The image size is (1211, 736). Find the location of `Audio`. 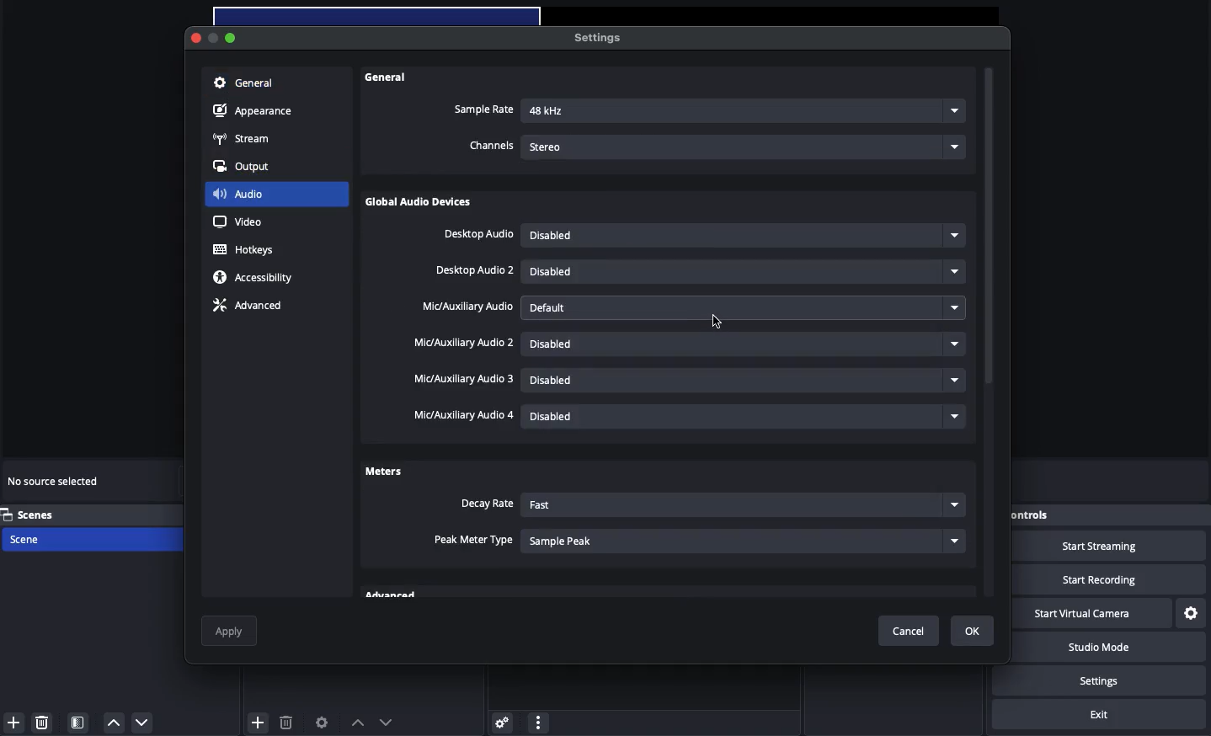

Audio is located at coordinates (238, 193).